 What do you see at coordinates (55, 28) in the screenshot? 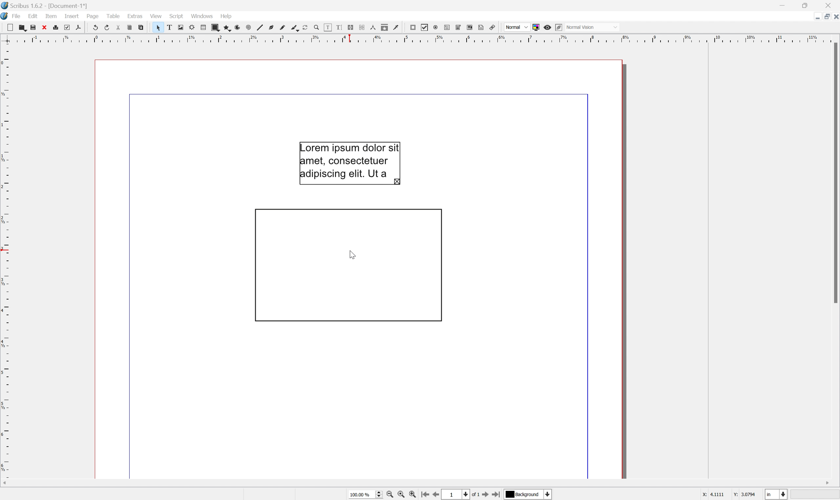
I see `Print` at bounding box center [55, 28].